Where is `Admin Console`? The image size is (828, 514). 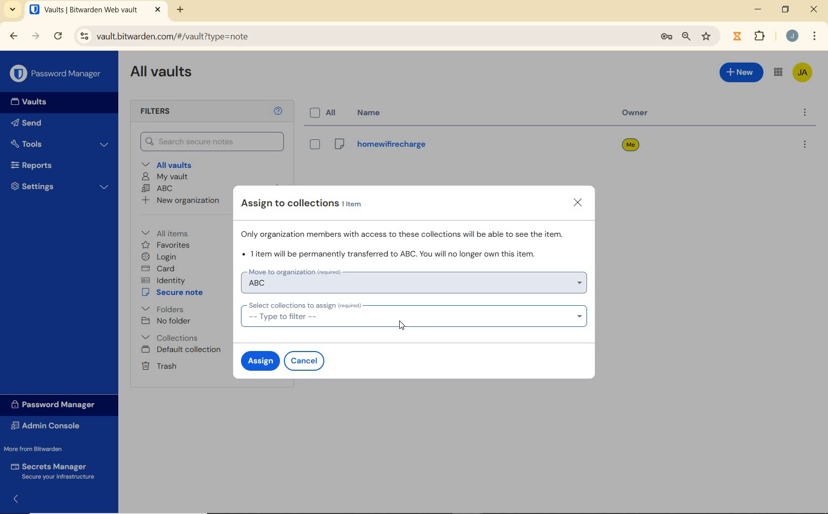
Admin Console is located at coordinates (51, 425).